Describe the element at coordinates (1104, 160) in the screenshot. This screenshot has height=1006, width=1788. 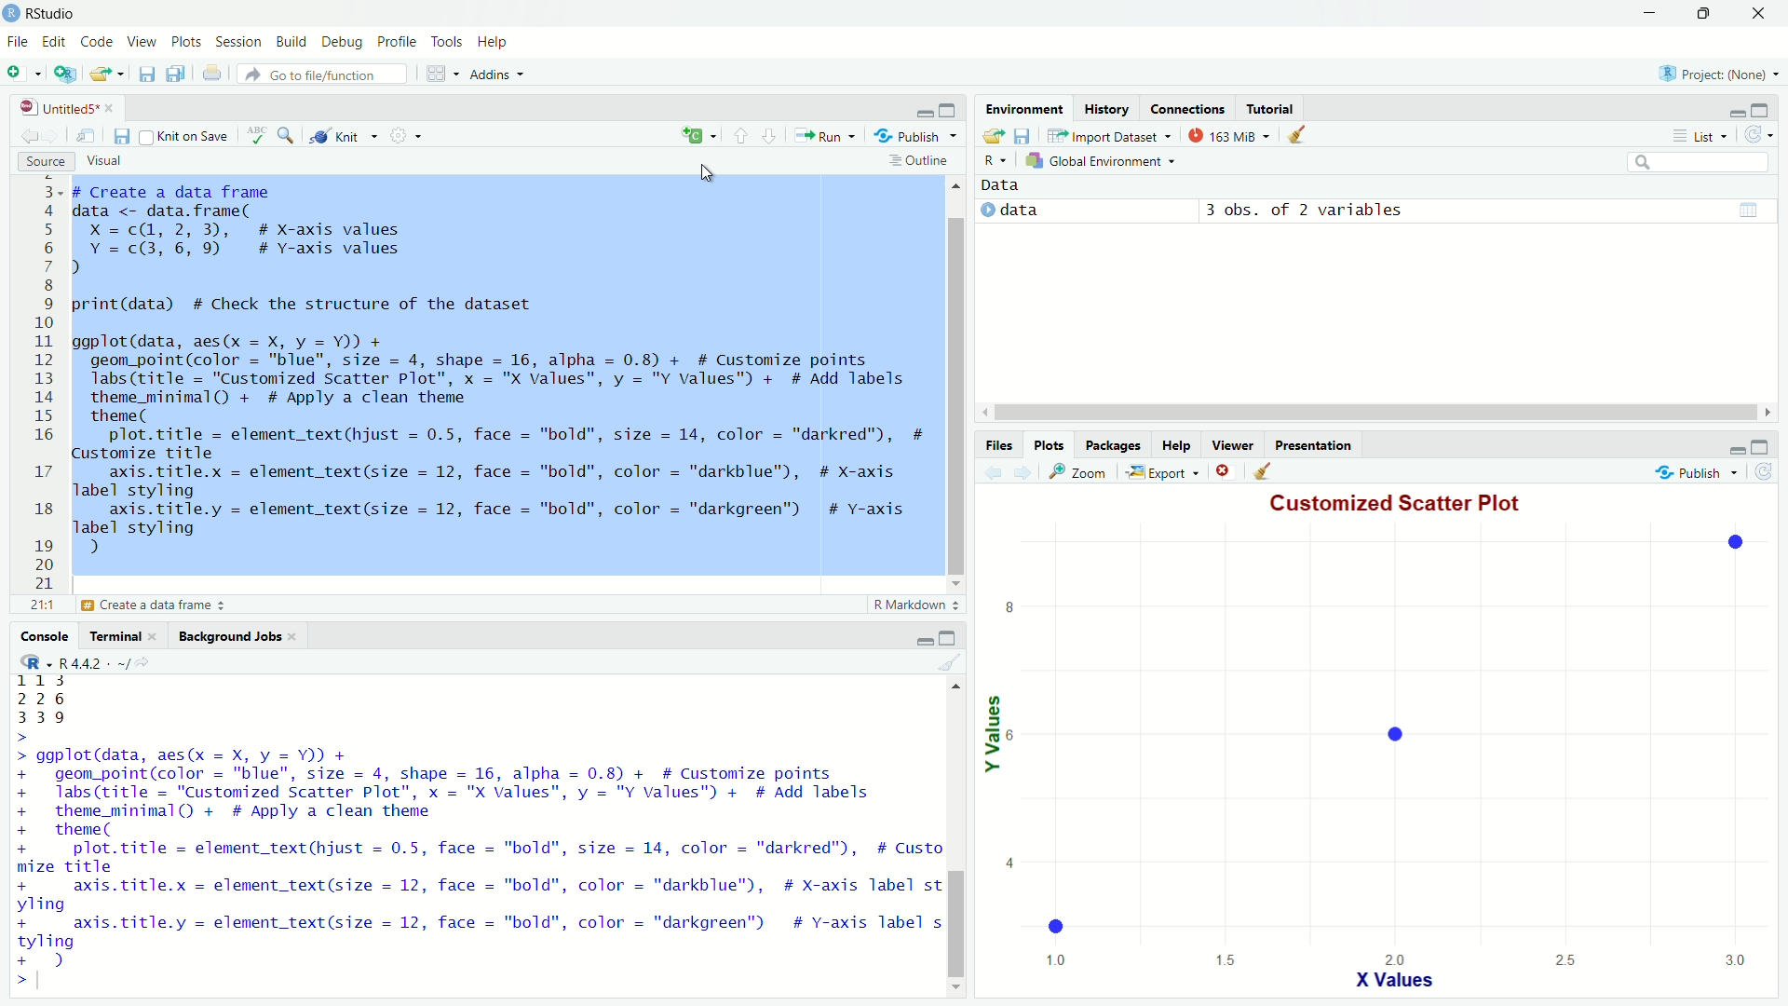
I see `Global Environment` at that location.